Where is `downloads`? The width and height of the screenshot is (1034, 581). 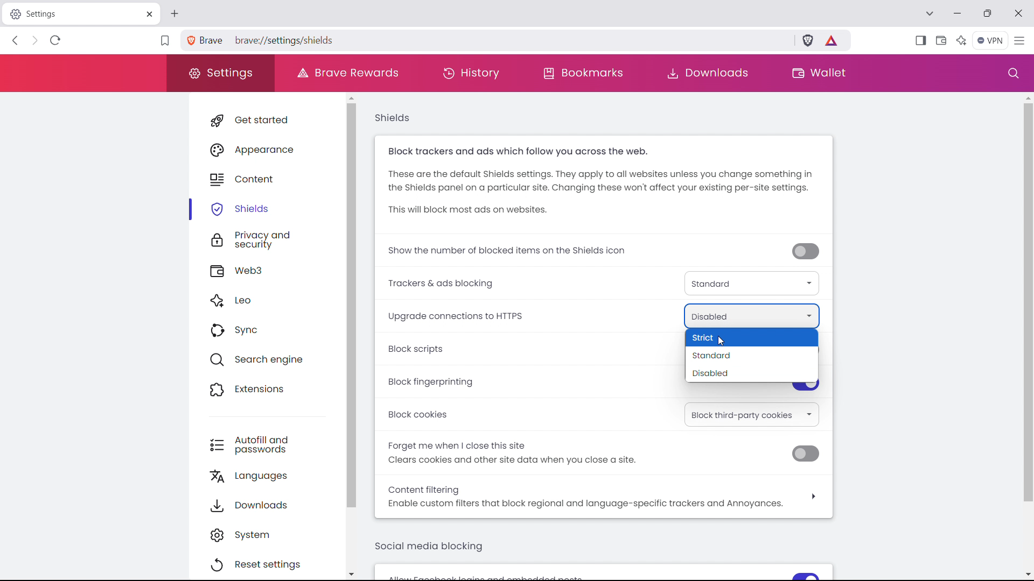
downloads is located at coordinates (710, 71).